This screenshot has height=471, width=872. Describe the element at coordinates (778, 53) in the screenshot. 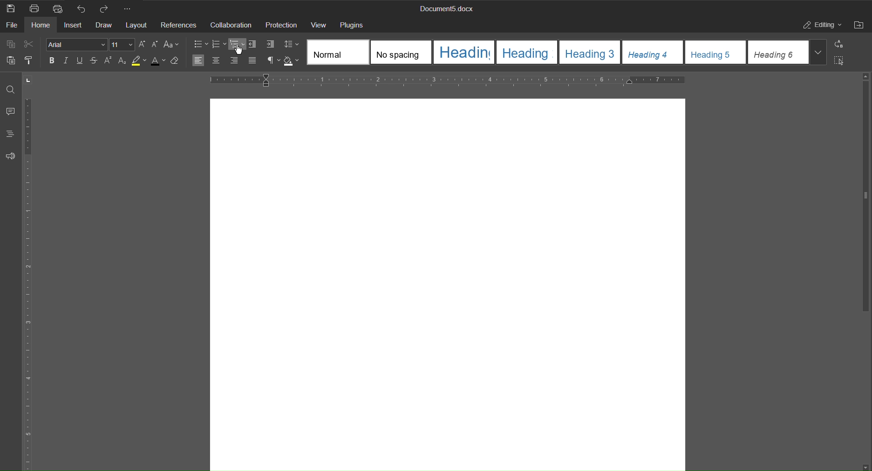

I see `Heading 6` at that location.